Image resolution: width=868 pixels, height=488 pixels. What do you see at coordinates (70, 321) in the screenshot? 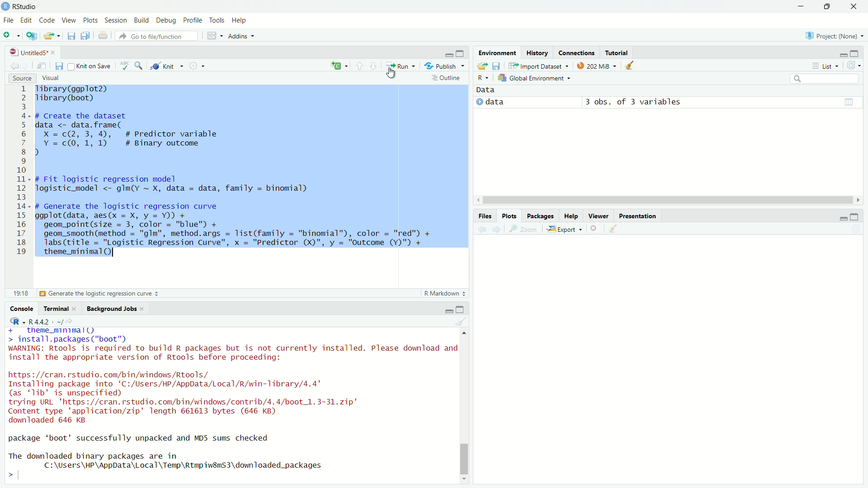
I see `View the current working current directory` at bounding box center [70, 321].